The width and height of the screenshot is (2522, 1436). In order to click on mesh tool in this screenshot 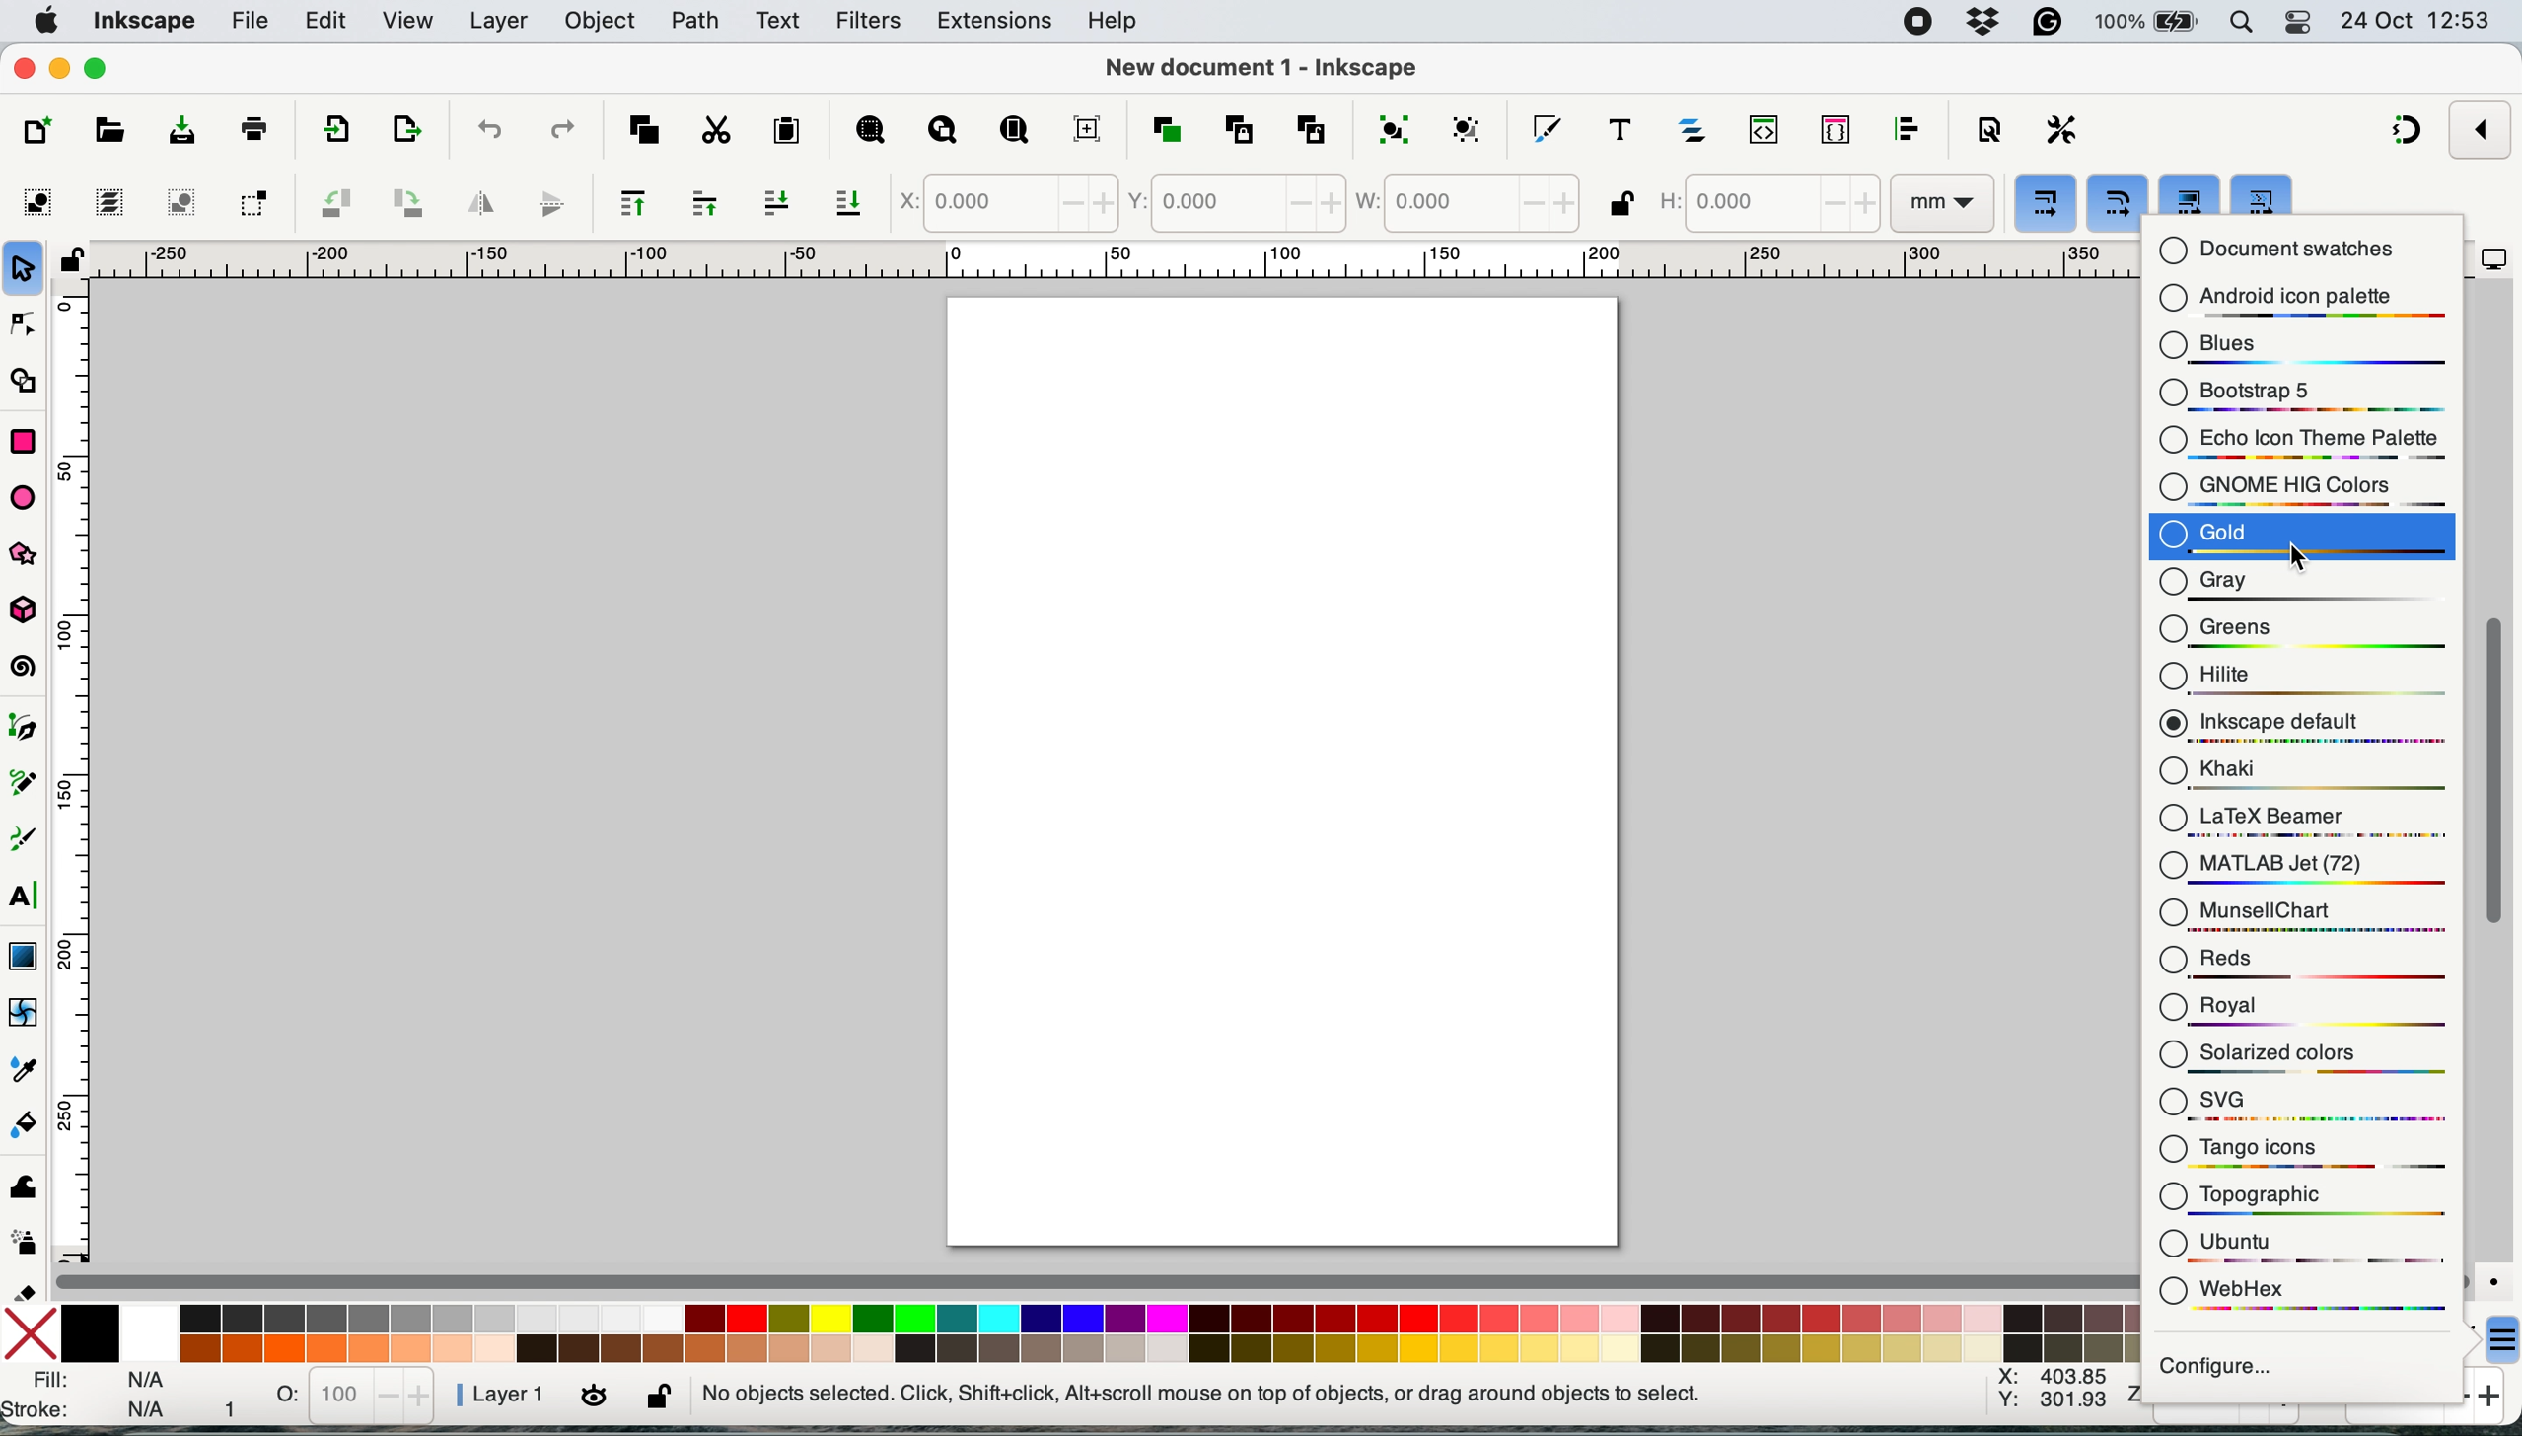, I will do `click(28, 1015)`.